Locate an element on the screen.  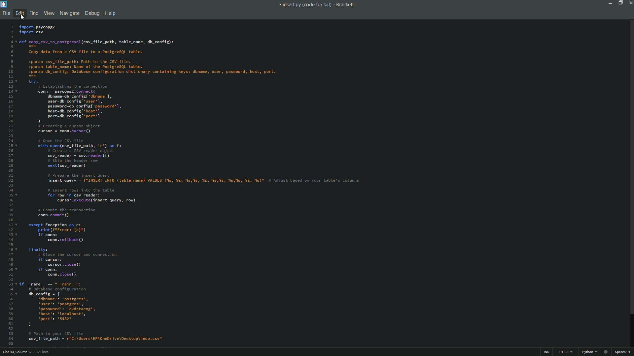
close app is located at coordinates (630, 3).